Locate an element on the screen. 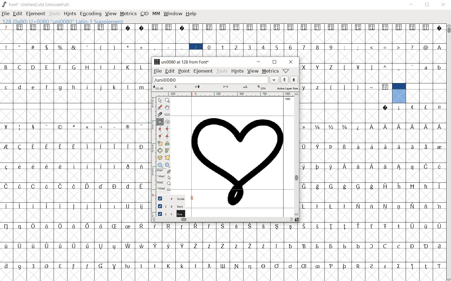  FILE is located at coordinates (6, 14).